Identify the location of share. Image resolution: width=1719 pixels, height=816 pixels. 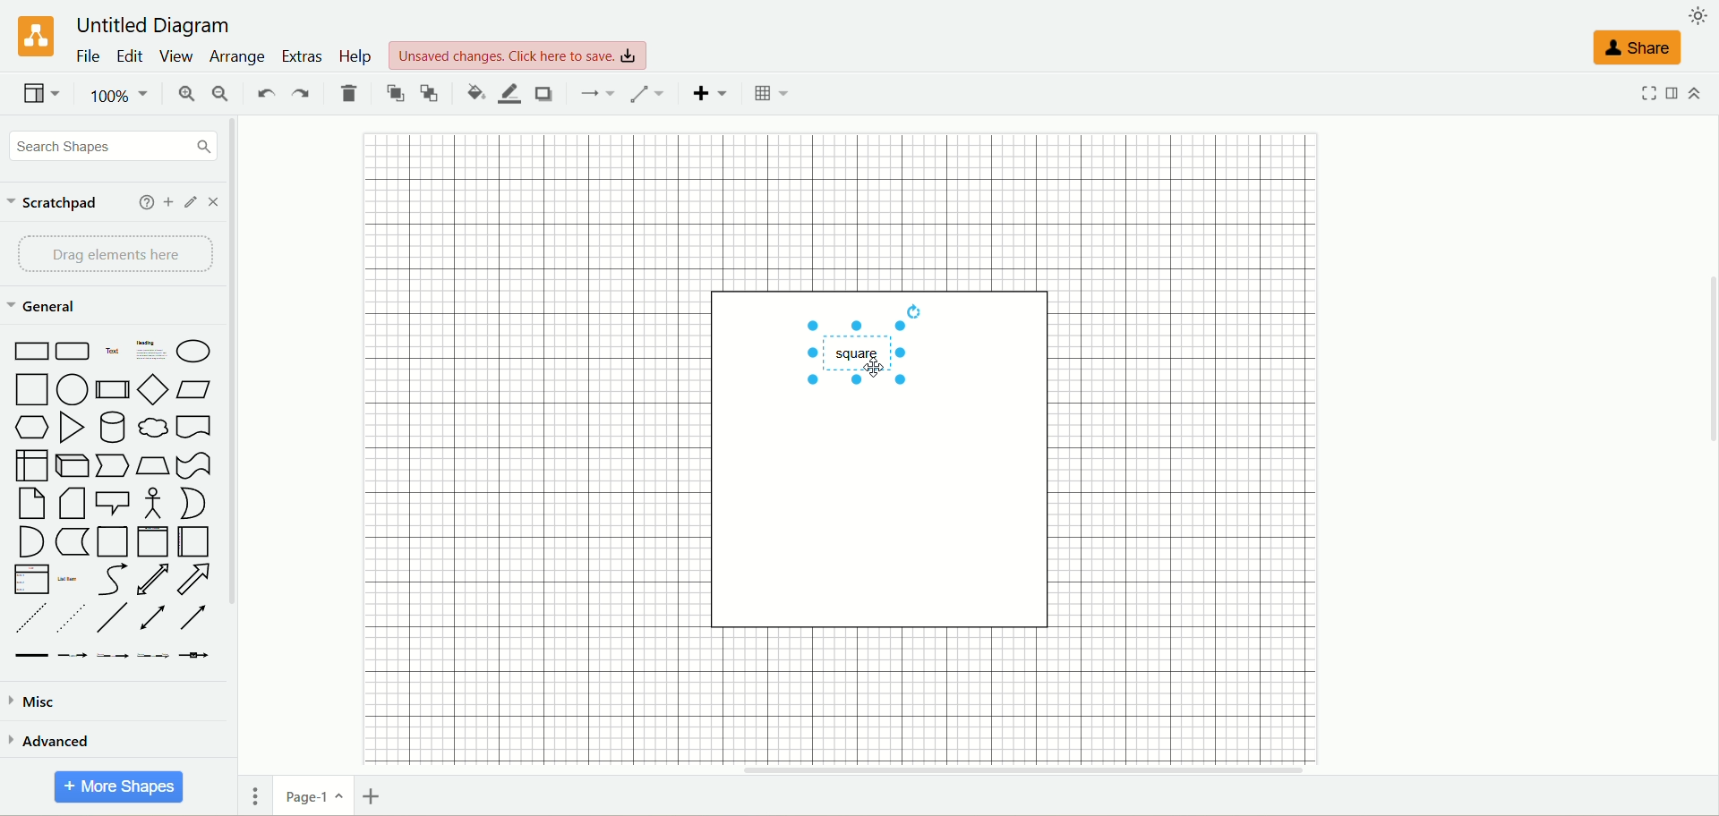
(1635, 47).